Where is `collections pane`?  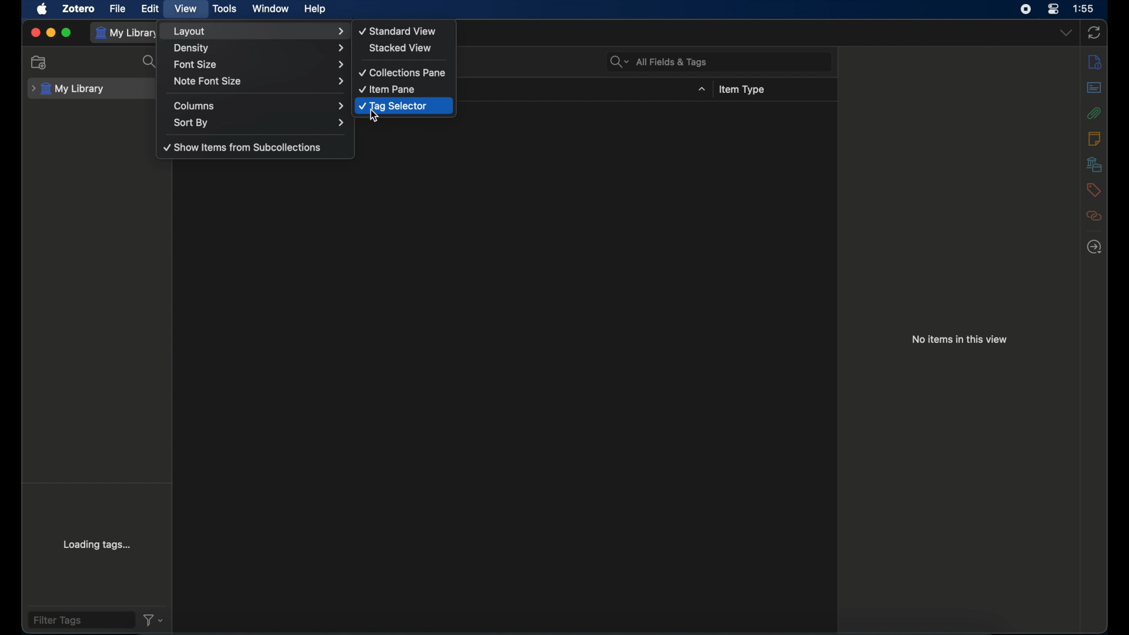 collections pane is located at coordinates (405, 73).